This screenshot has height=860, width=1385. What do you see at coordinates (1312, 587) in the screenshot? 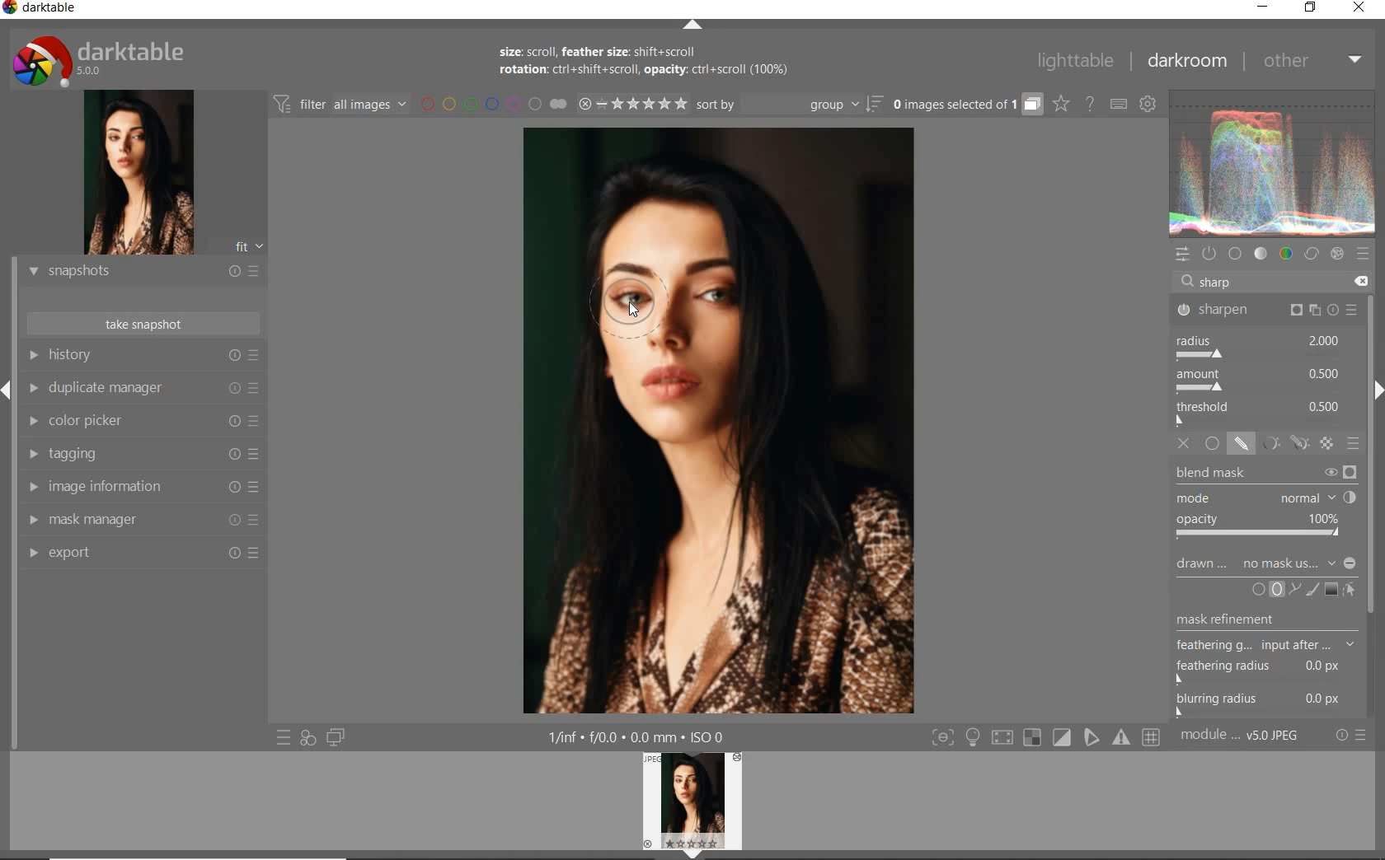
I see `add brush` at bounding box center [1312, 587].